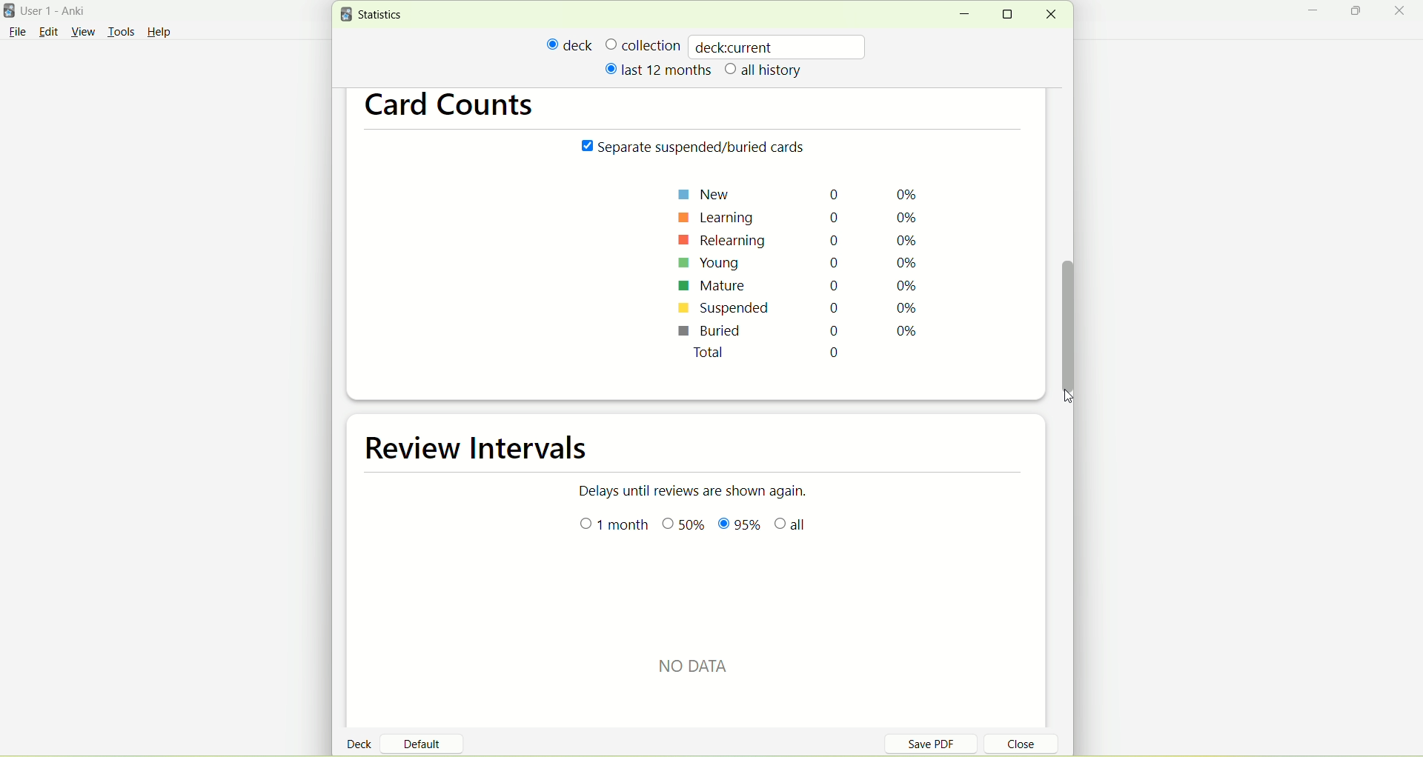  I want to click on tools, so click(121, 33).